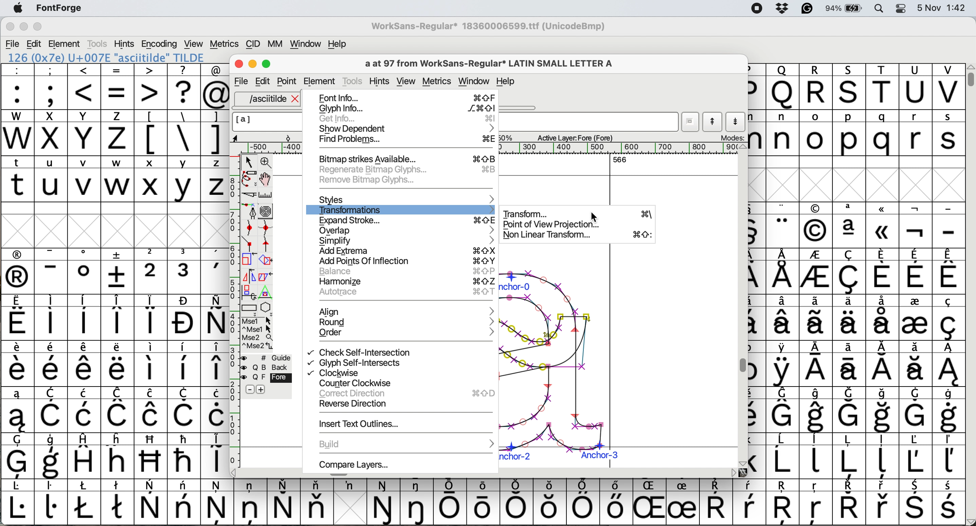 The width and height of the screenshot is (976, 526). What do you see at coordinates (84, 271) in the screenshot?
I see `symbol` at bounding box center [84, 271].